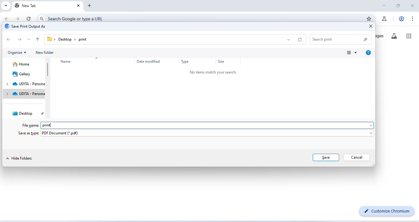 This screenshot has height=222, width=419. What do you see at coordinates (357, 157) in the screenshot?
I see `cancel` at bounding box center [357, 157].